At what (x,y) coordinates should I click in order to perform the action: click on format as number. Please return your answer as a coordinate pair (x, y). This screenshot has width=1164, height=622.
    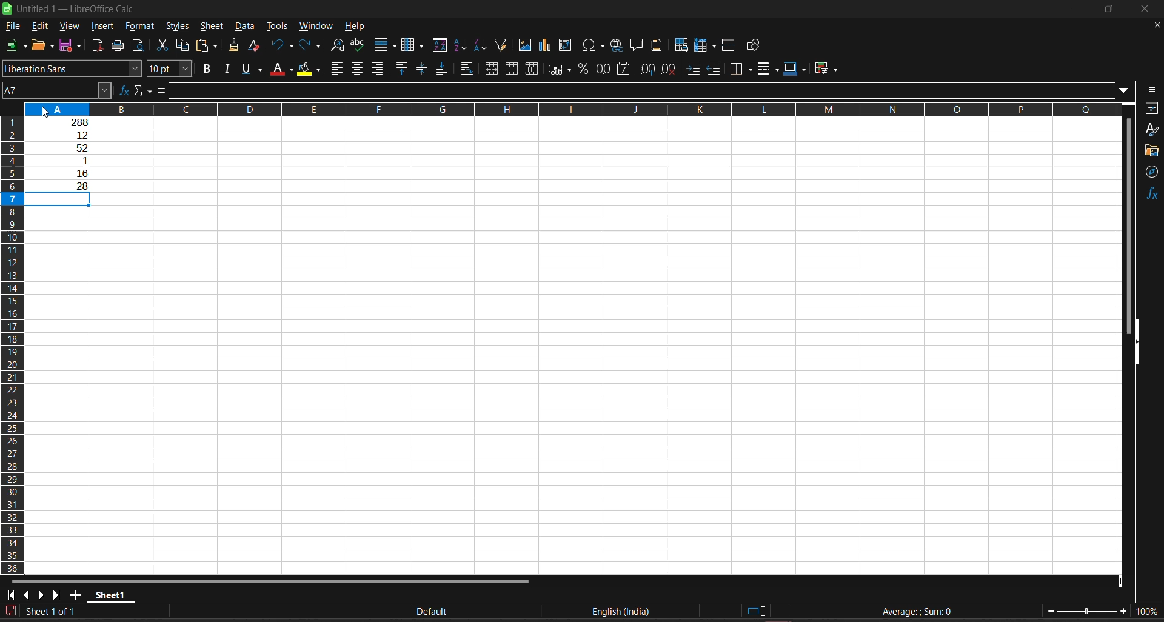
    Looking at the image, I should click on (604, 69).